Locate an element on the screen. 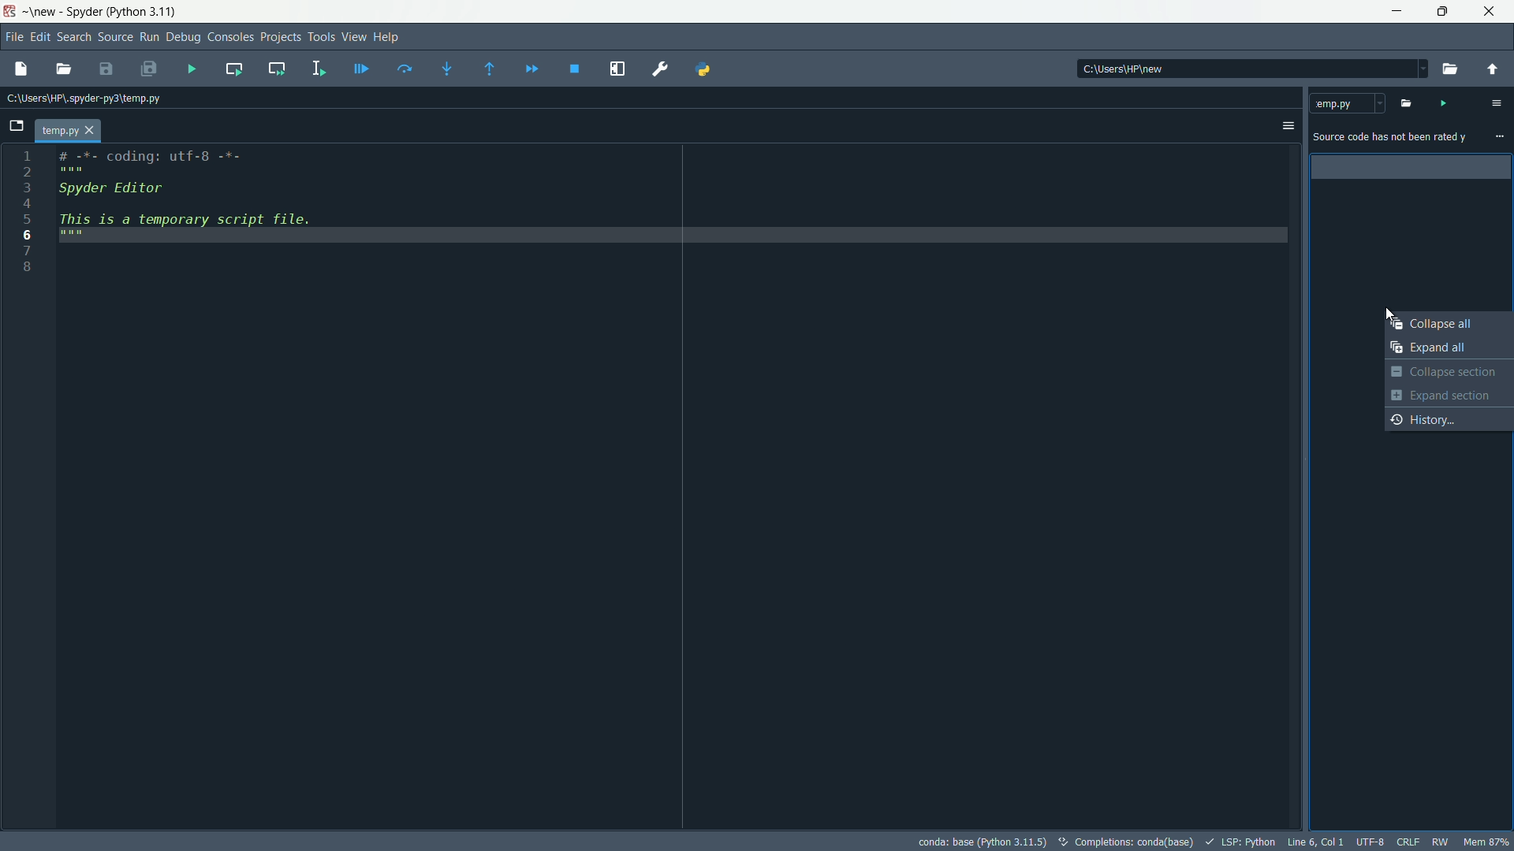 This screenshot has height=851, width=1514. 5 is located at coordinates (28, 219).